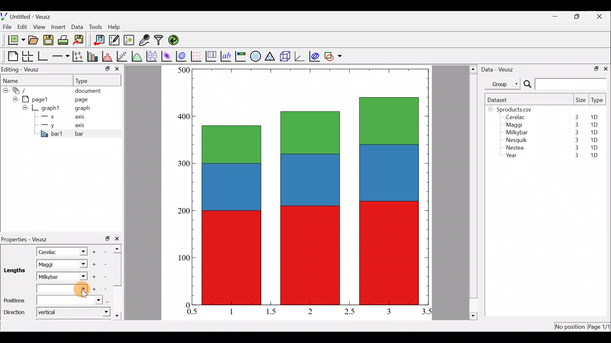 The width and height of the screenshot is (611, 343). Describe the element at coordinates (23, 90) in the screenshot. I see `document widget` at that location.